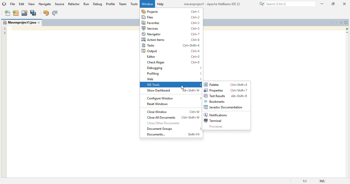 The width and height of the screenshot is (350, 184). Describe the element at coordinates (173, 85) in the screenshot. I see `IDE tools` at that location.